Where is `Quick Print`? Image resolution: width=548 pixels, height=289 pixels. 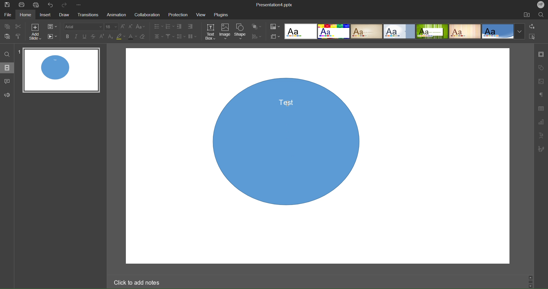 Quick Print is located at coordinates (37, 5).